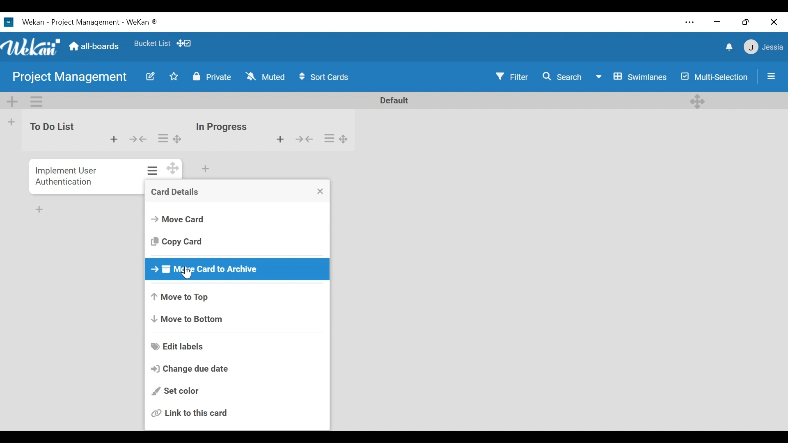  I want to click on Move Card to Archive, so click(238, 269).